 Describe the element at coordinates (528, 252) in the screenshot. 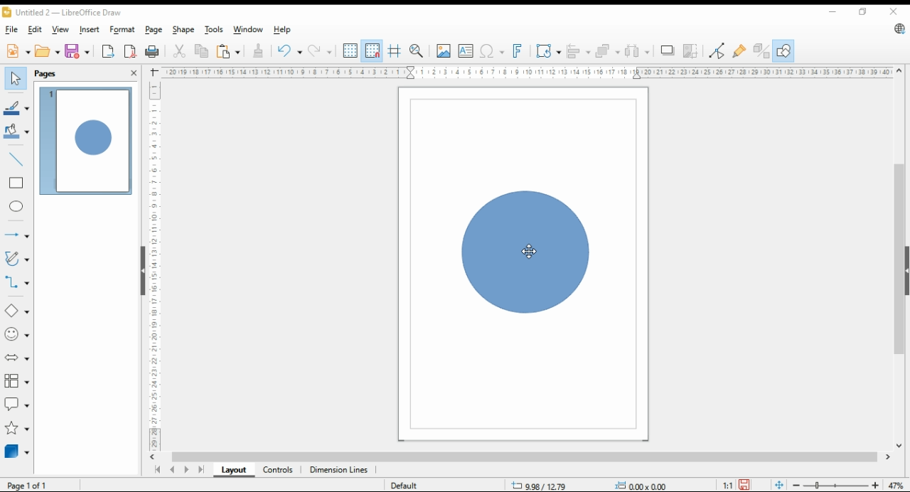

I see `mouse pointer` at that location.